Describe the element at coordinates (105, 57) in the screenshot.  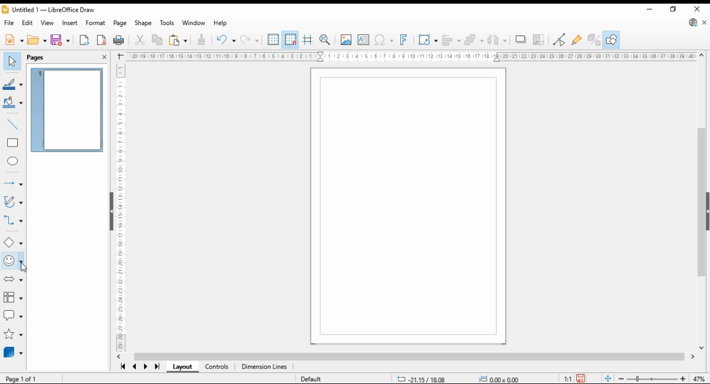
I see `close pane` at that location.